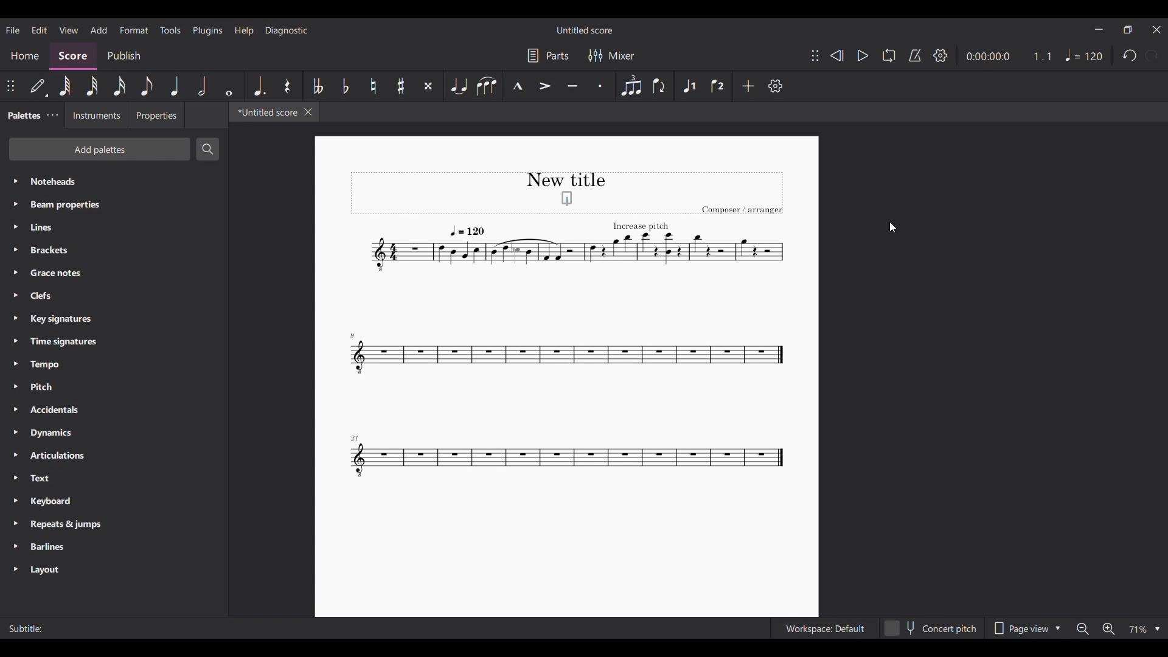 The image size is (1168, 657). I want to click on Untitled score, so click(585, 30).